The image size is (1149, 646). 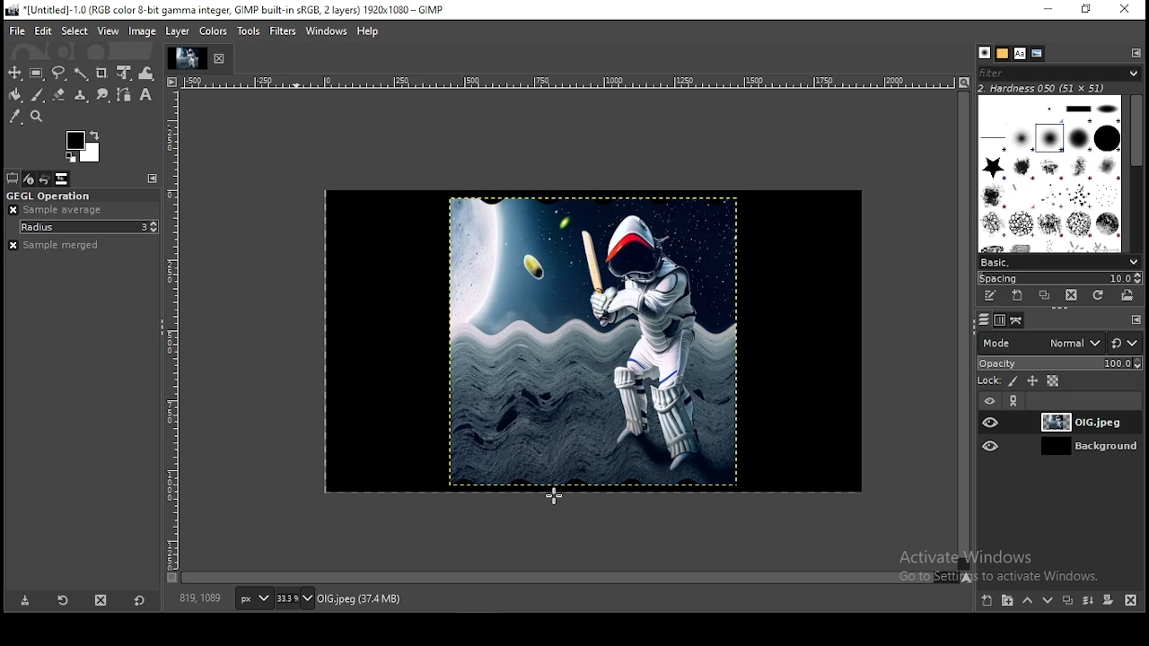 I want to click on move layer up, so click(x=1032, y=601).